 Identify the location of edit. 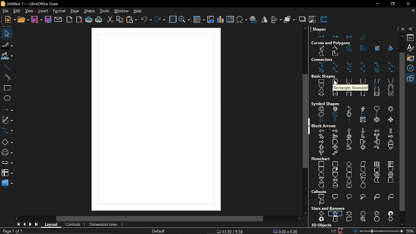
(17, 11).